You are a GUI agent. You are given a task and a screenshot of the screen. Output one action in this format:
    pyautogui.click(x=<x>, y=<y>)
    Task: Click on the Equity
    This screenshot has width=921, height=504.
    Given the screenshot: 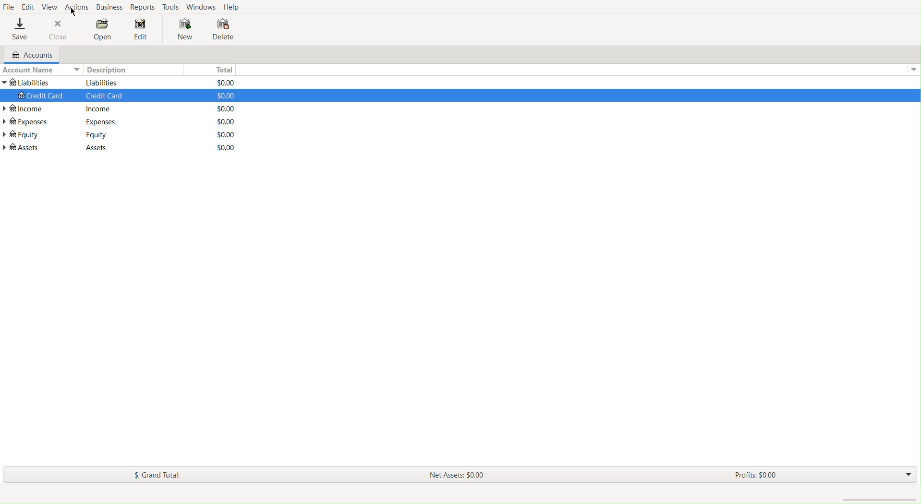 What is the action you would take?
    pyautogui.click(x=22, y=135)
    